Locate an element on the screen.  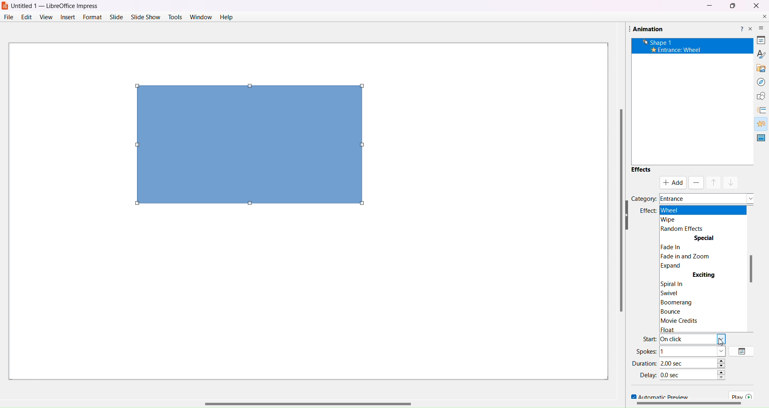
Close is located at coordinates (756, 5).